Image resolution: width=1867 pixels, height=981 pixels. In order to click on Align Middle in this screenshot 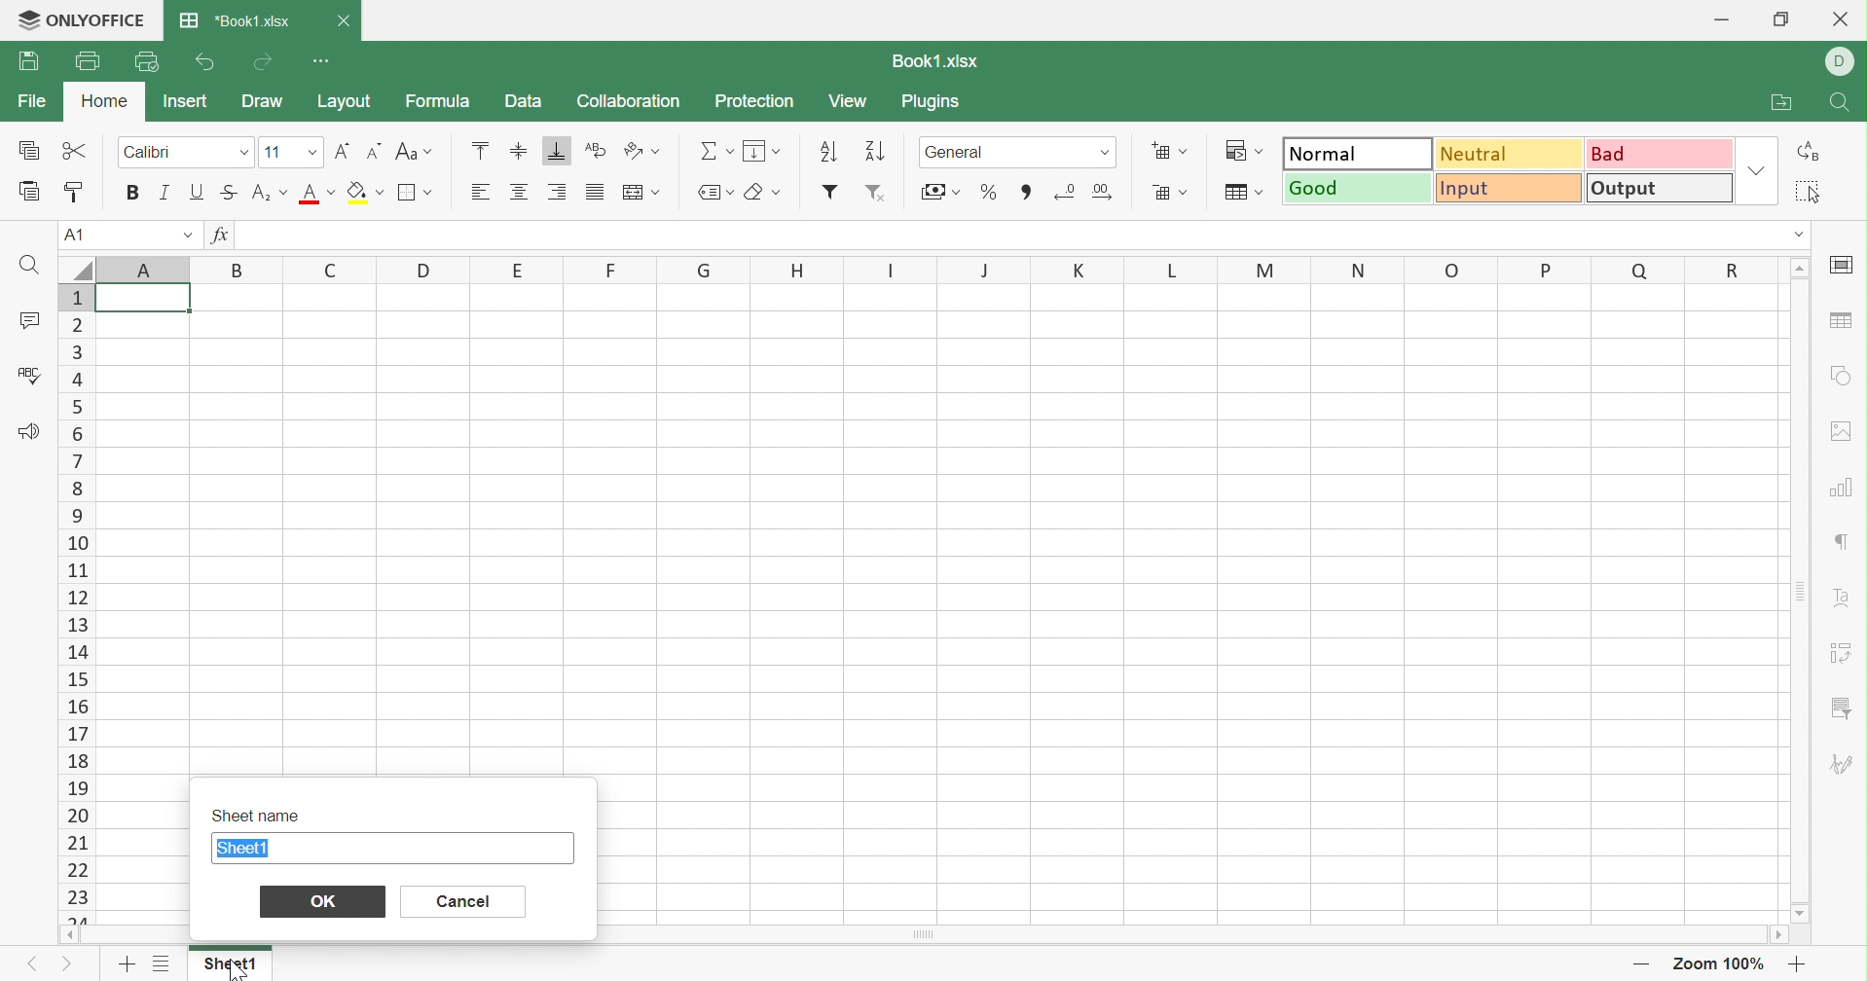, I will do `click(518, 150)`.